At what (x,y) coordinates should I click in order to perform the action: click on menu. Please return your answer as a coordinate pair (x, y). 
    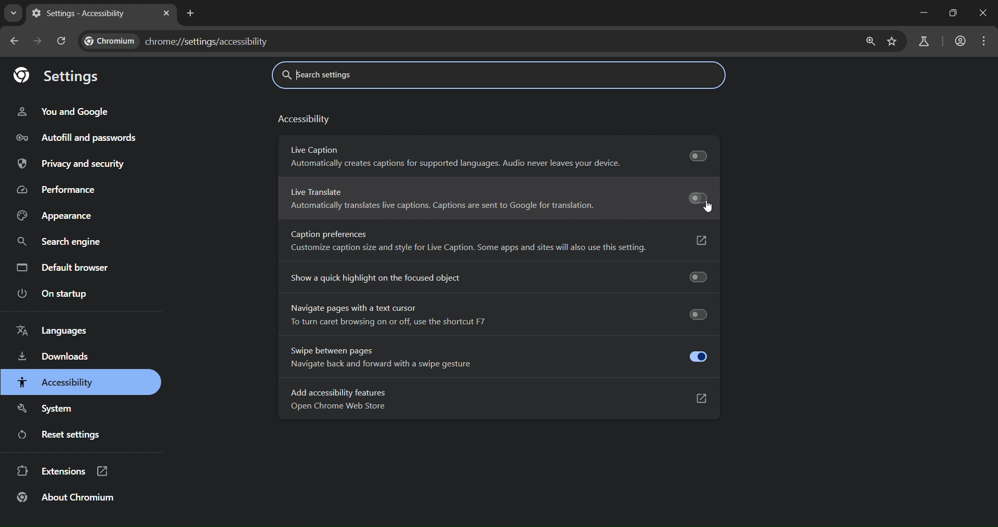
    Looking at the image, I should click on (986, 40).